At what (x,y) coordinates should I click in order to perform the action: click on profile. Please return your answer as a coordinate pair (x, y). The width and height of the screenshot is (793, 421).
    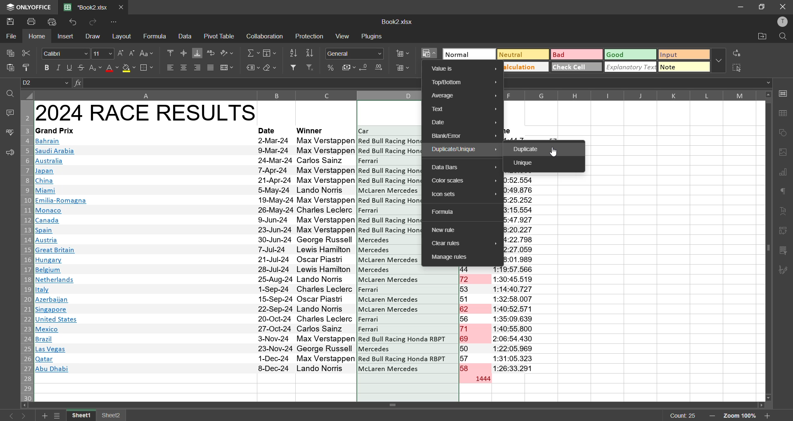
    Looking at the image, I should click on (780, 21).